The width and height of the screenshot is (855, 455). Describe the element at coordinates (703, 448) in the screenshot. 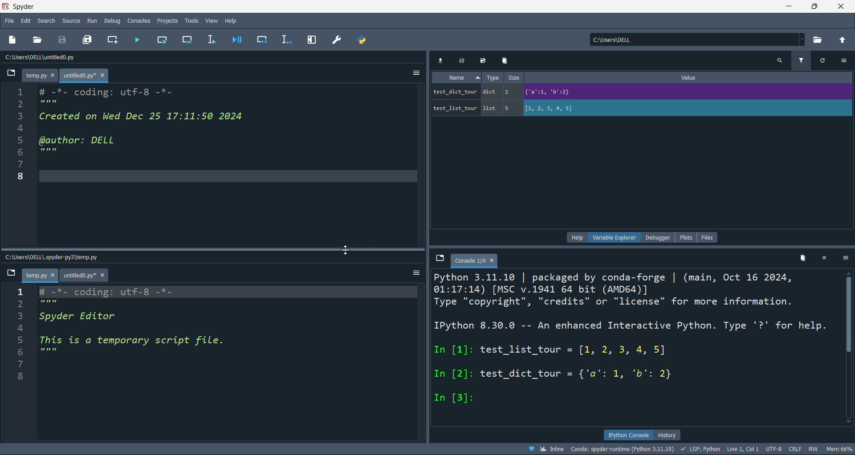

I see `LSP: Python` at that location.